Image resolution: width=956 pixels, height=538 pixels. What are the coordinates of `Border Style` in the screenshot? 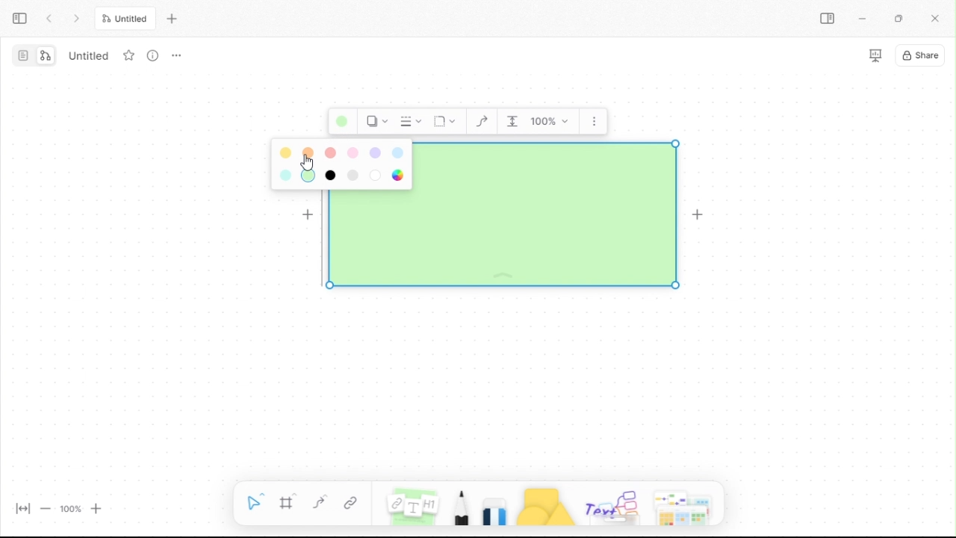 It's located at (409, 122).